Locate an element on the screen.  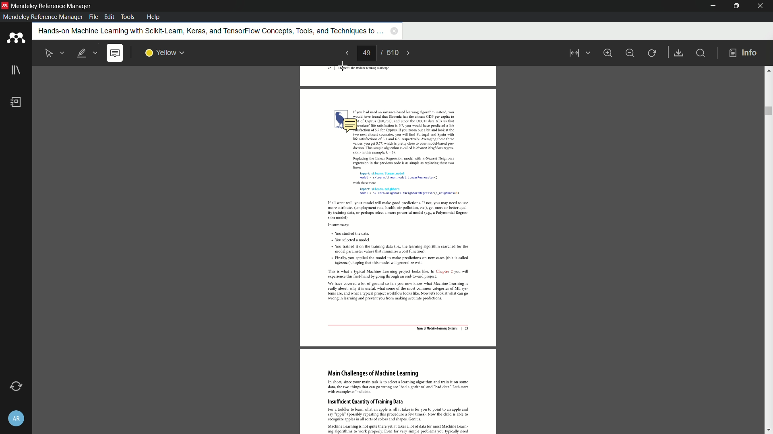
next page is located at coordinates (413, 53).